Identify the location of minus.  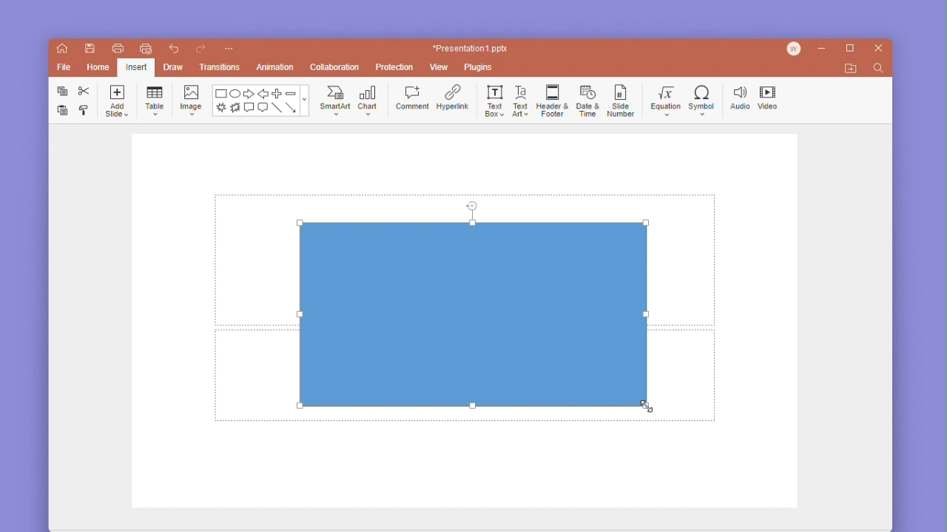
(291, 92).